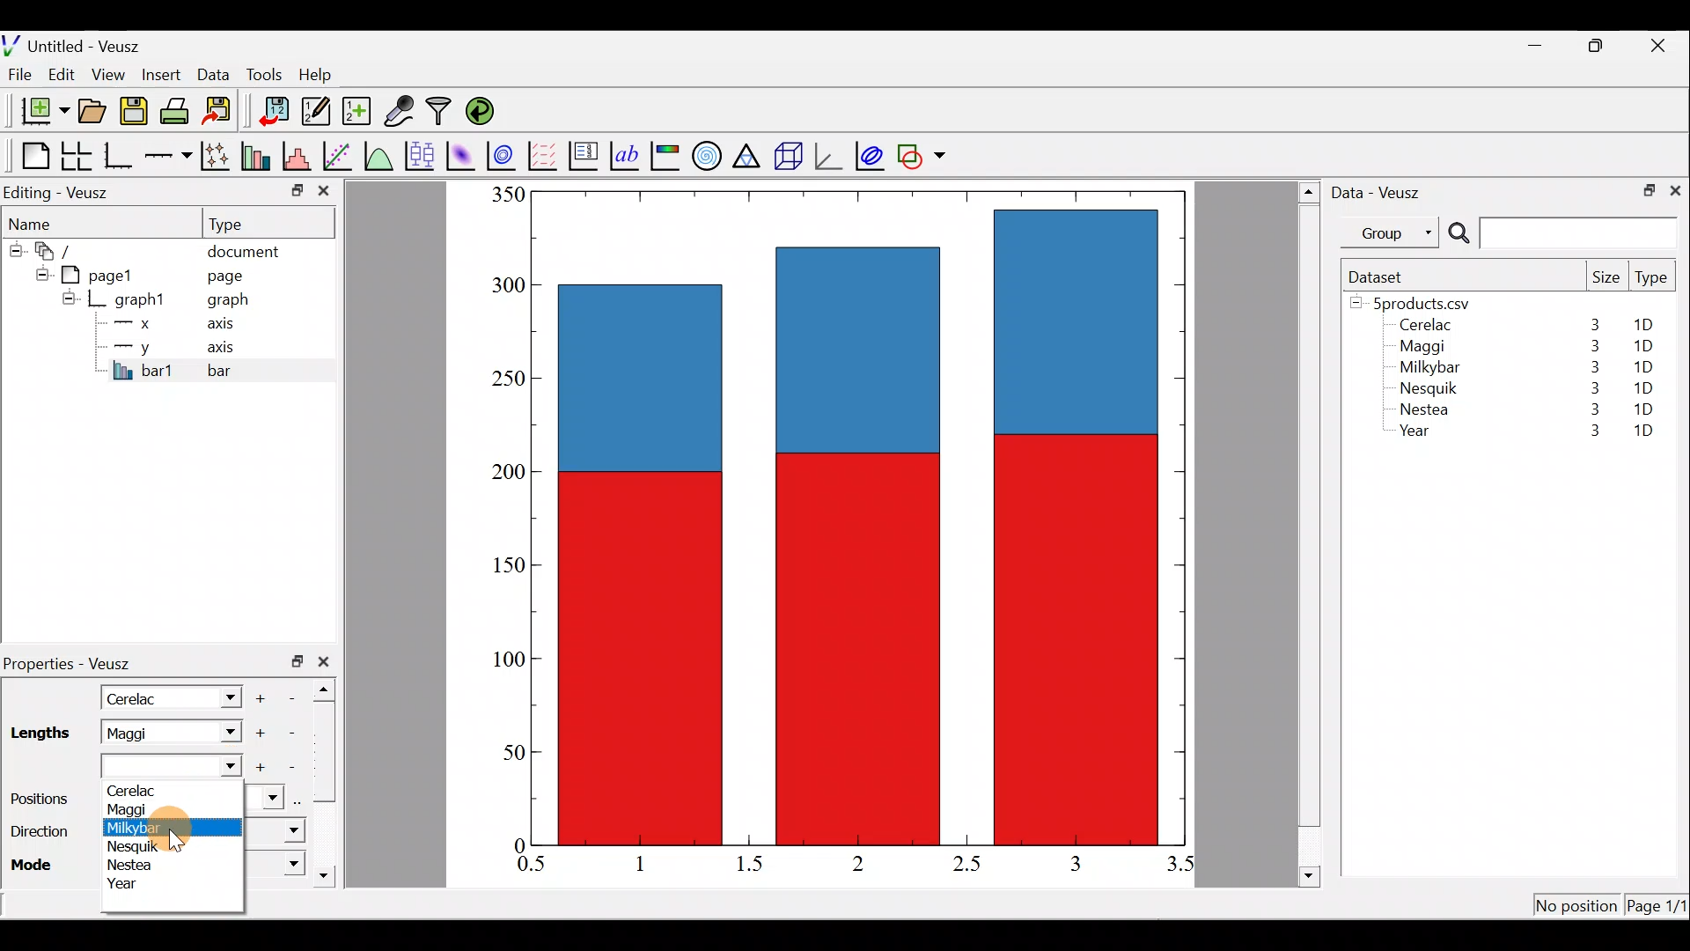  Describe the element at coordinates (302, 800) in the screenshot. I see `select using dataset browser` at that location.